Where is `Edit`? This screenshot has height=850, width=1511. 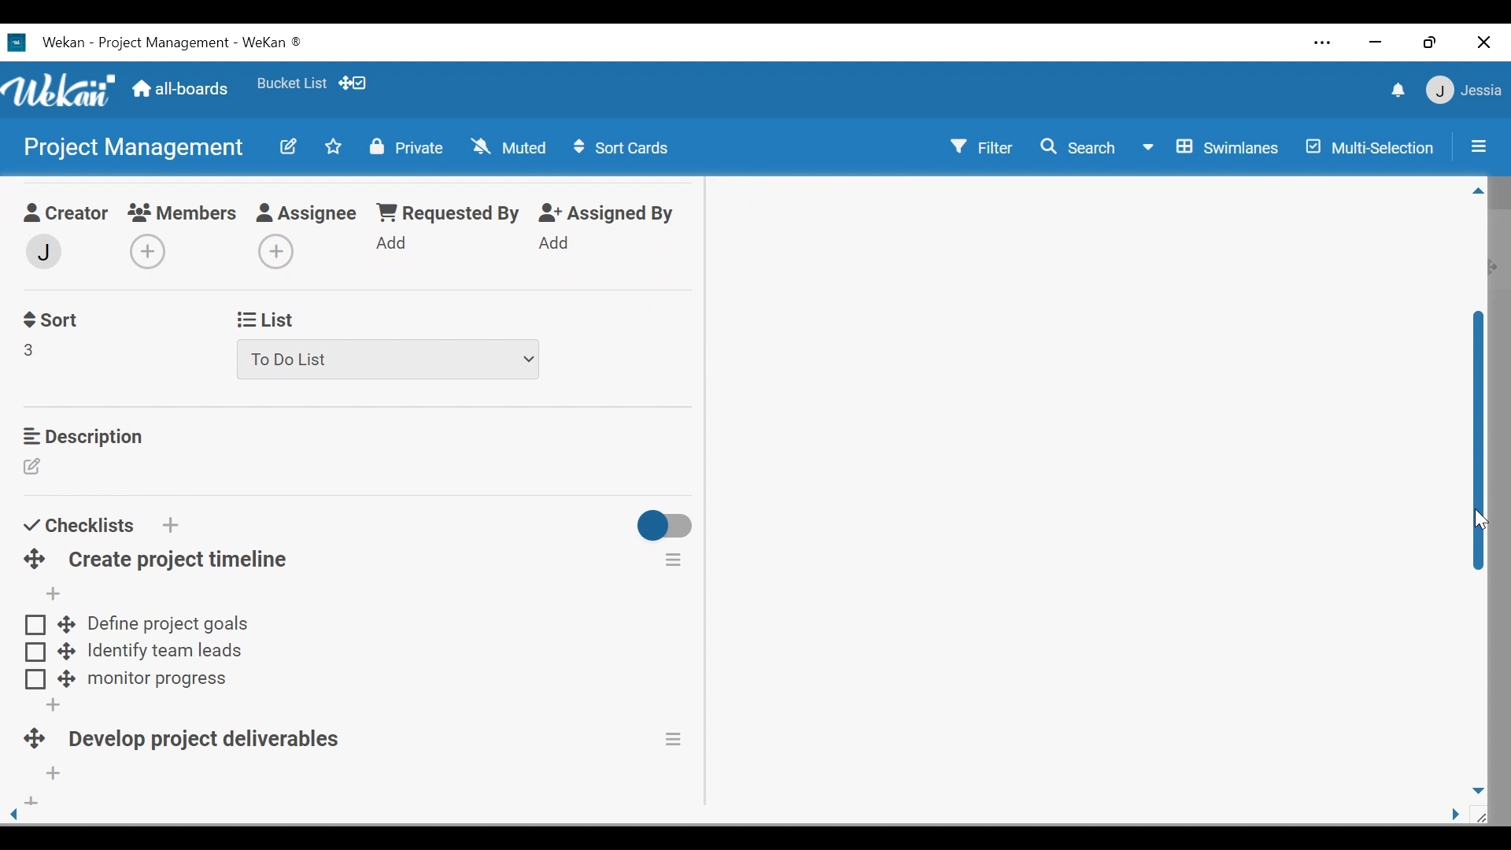 Edit is located at coordinates (290, 148).